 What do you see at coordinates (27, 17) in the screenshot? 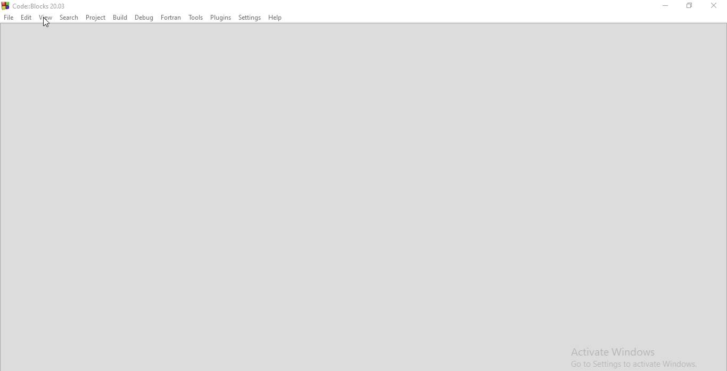
I see `Edit ` at bounding box center [27, 17].